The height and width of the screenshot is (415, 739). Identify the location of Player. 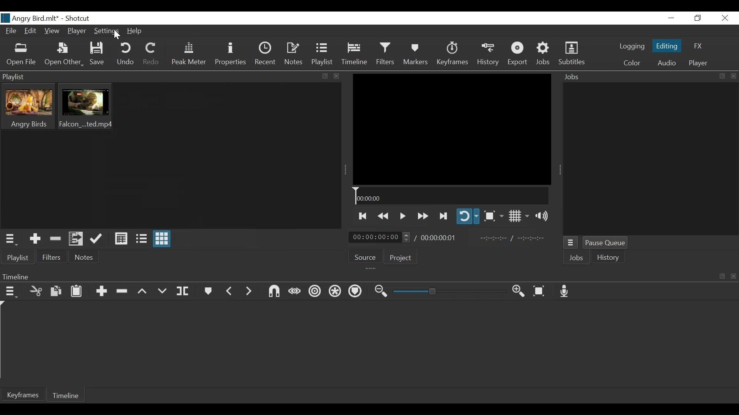
(698, 63).